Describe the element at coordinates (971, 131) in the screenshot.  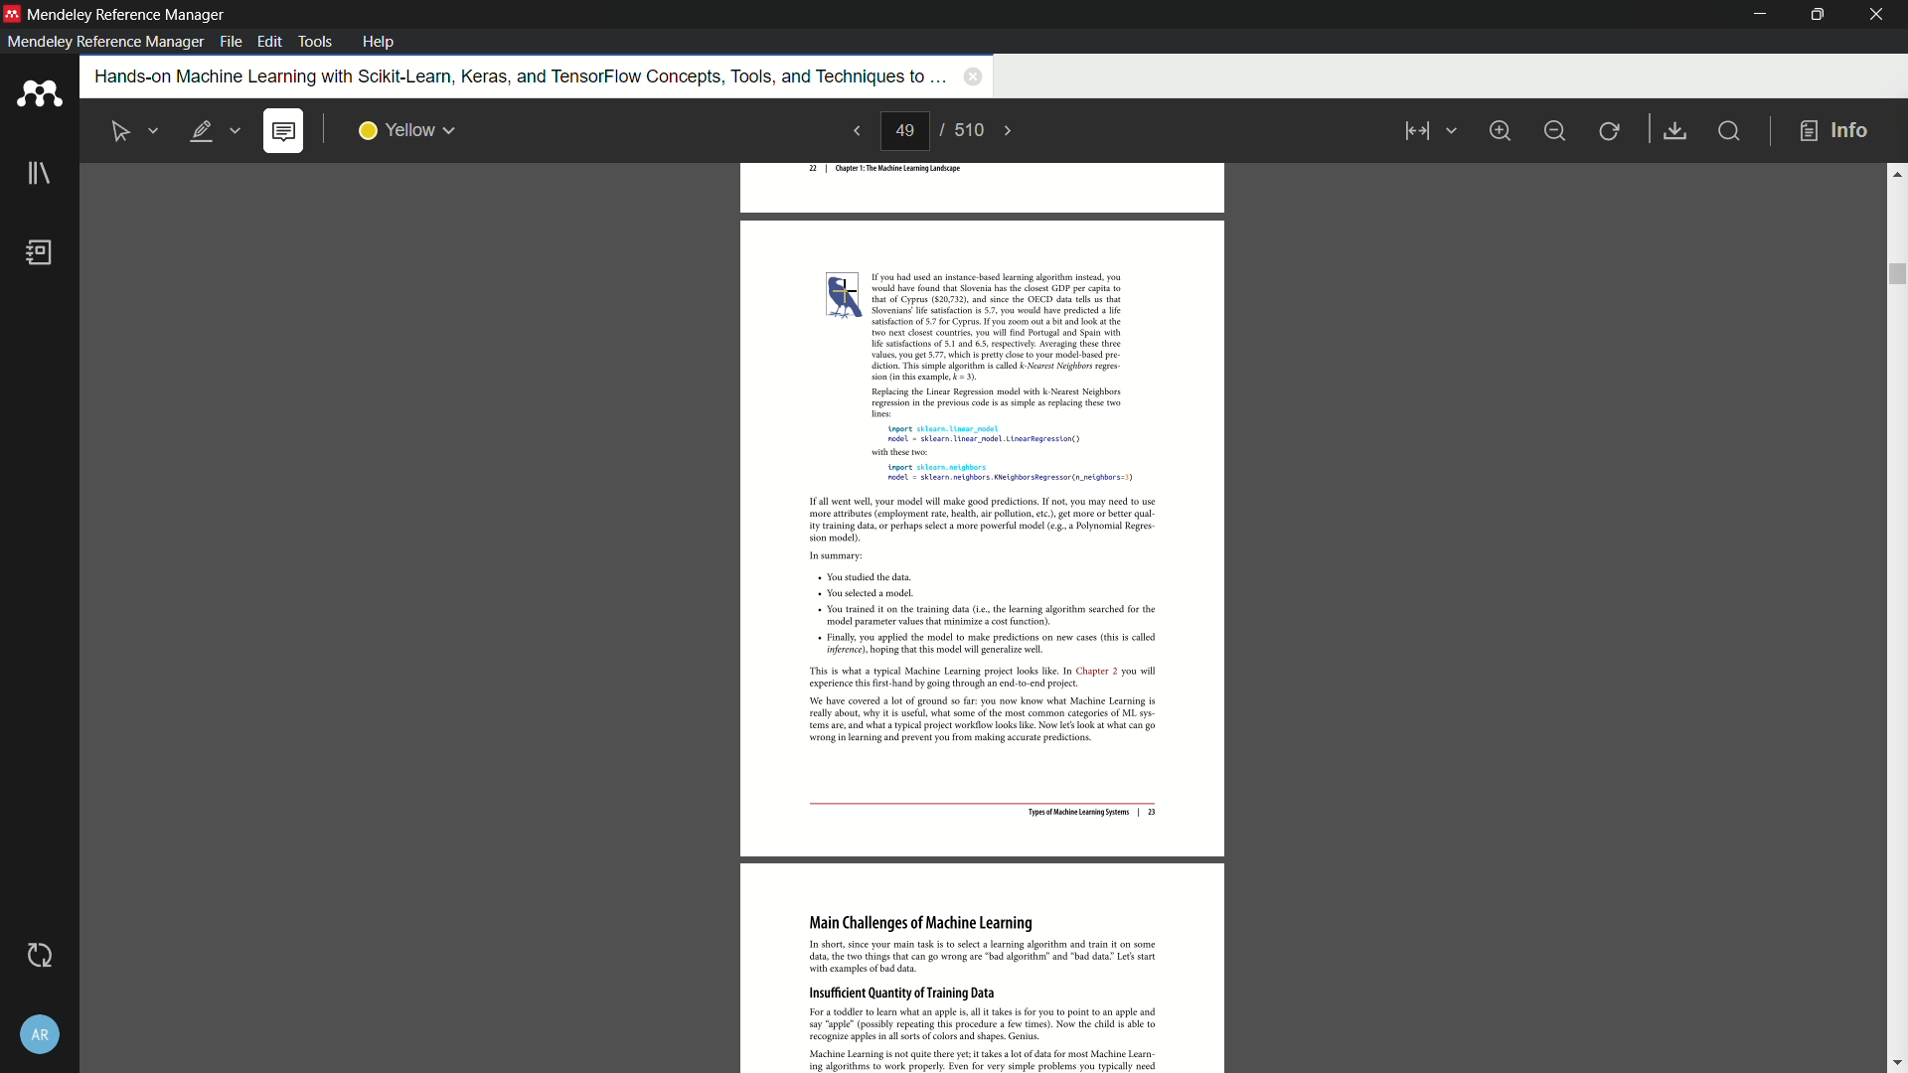
I see `total page` at that location.